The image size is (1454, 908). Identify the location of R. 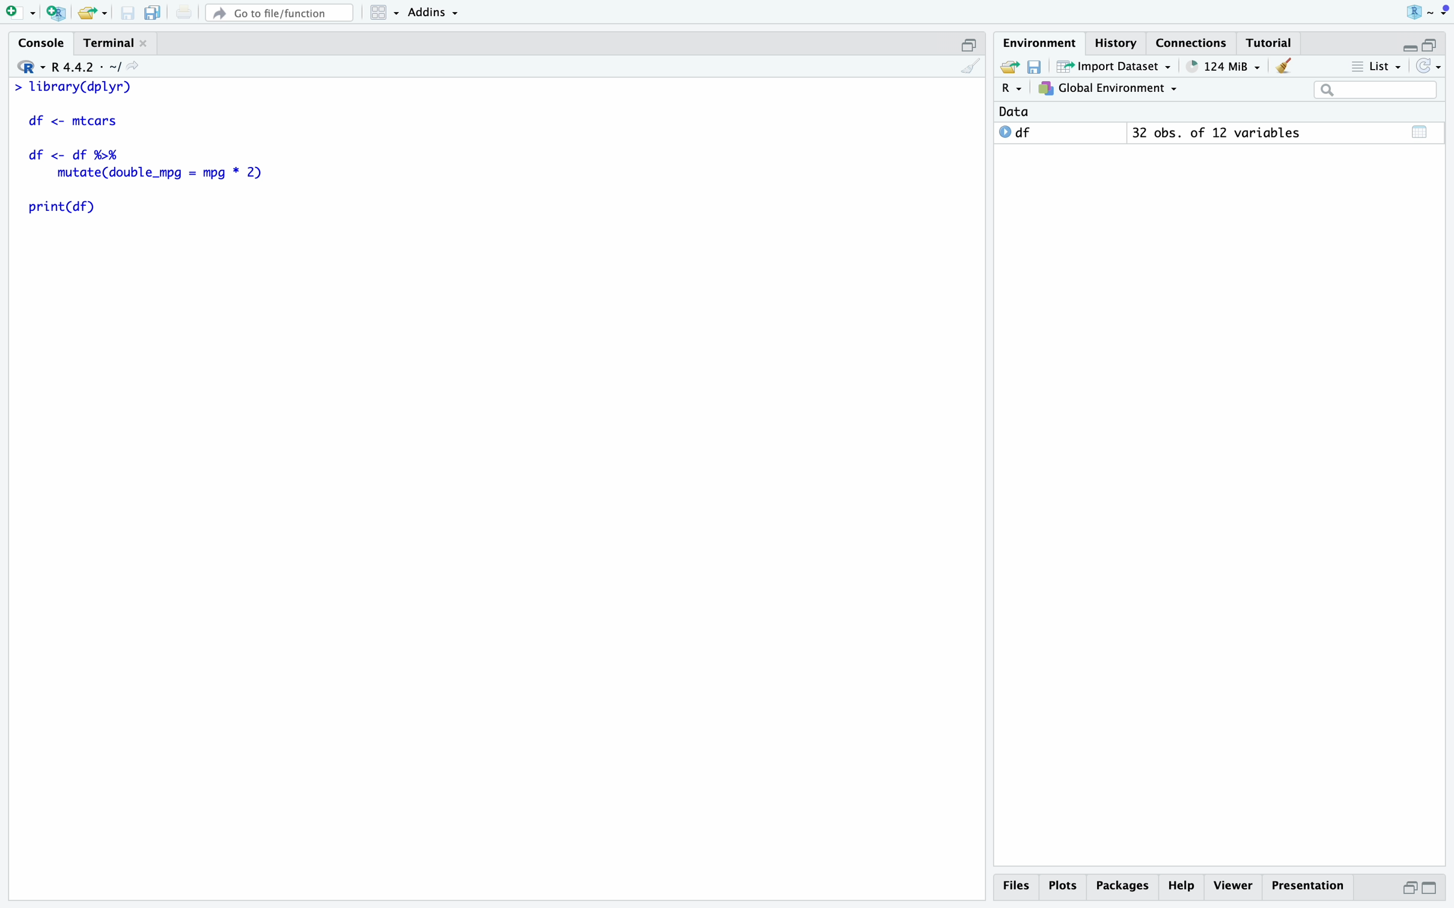
(31, 67).